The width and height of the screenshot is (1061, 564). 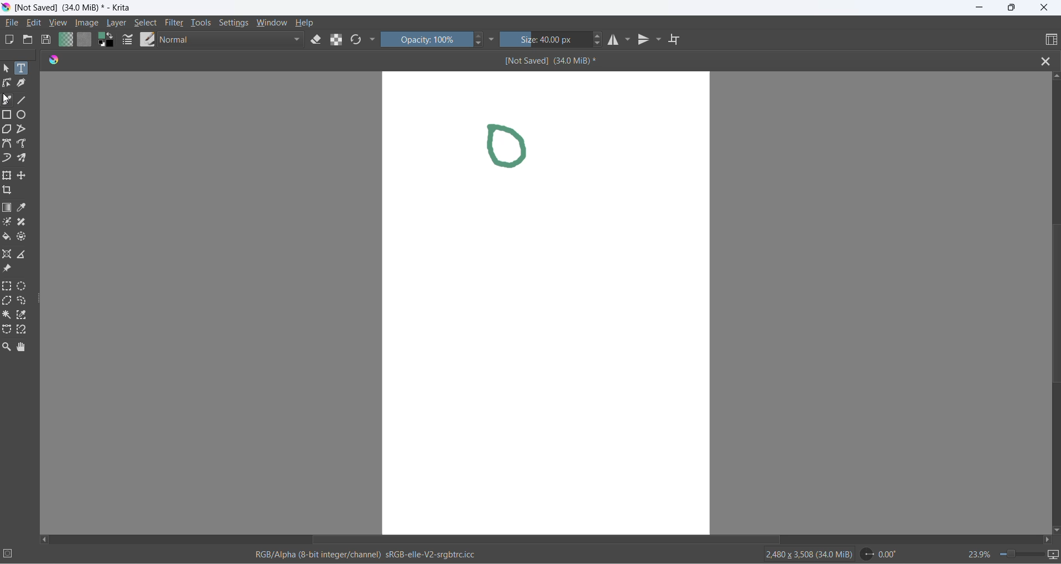 I want to click on open document, so click(x=32, y=40).